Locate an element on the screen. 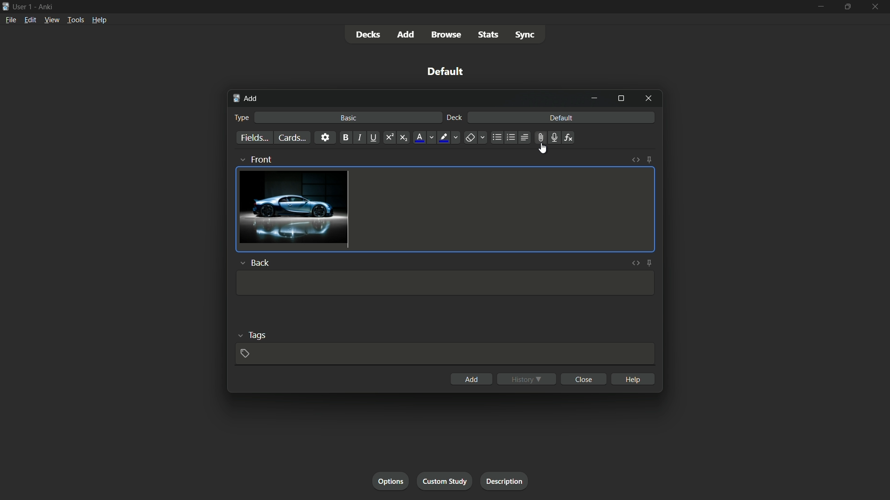  font color is located at coordinates (424, 137).